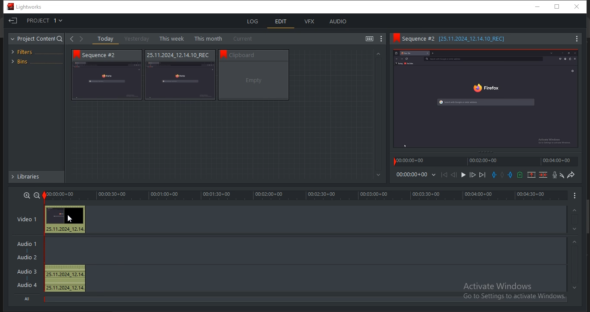 Image resolution: width=590 pixels, height=312 pixels. I want to click on timeline navigation up arrow, so click(574, 210).